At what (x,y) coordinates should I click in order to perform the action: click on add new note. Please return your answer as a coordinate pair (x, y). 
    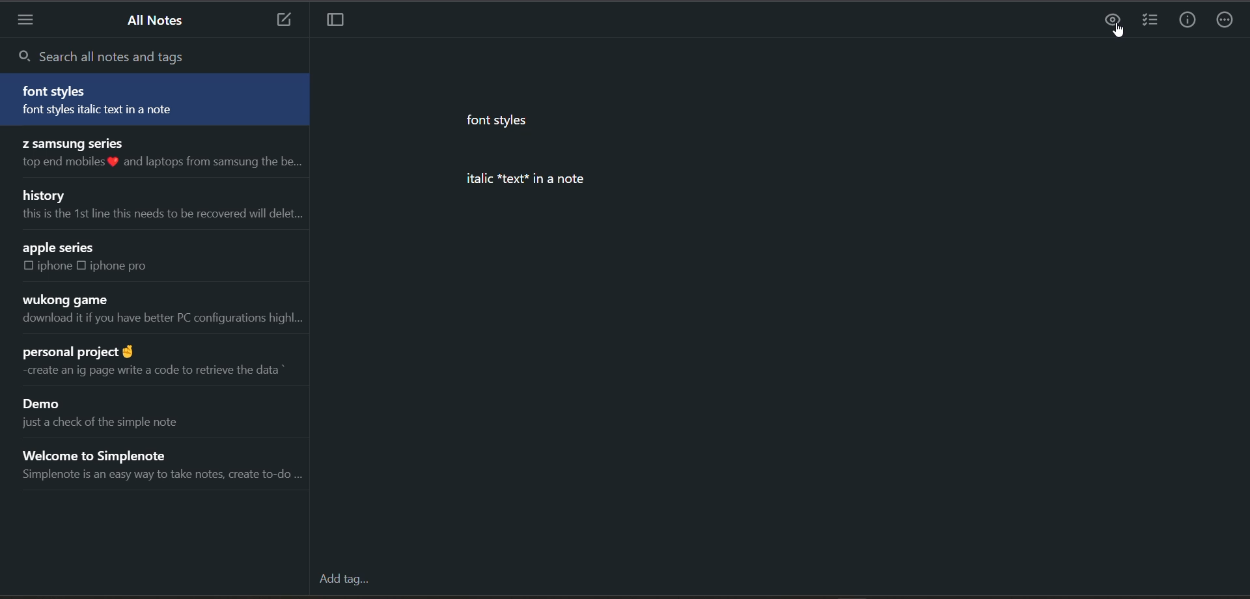
    Looking at the image, I should click on (282, 21).